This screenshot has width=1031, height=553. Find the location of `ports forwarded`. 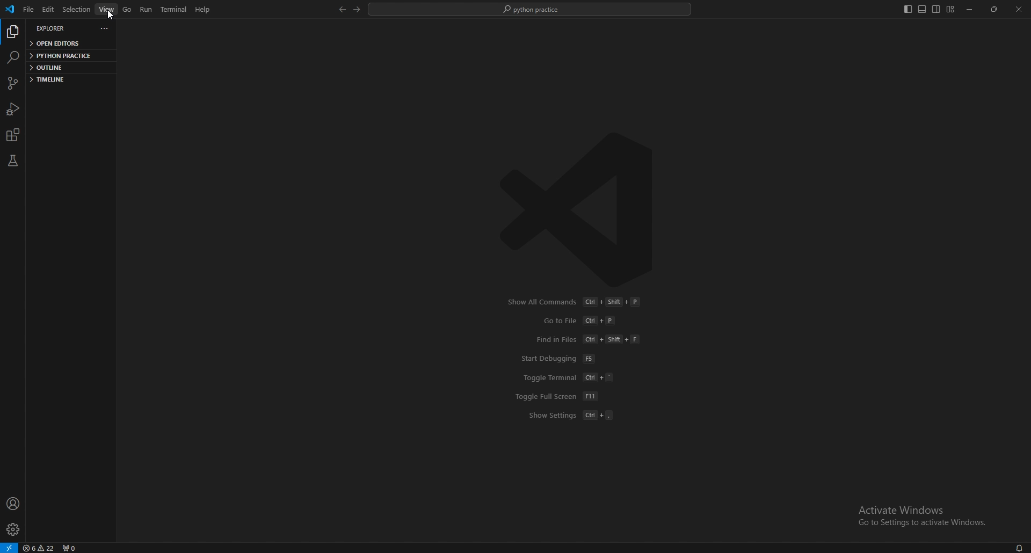

ports forwarded is located at coordinates (70, 548).